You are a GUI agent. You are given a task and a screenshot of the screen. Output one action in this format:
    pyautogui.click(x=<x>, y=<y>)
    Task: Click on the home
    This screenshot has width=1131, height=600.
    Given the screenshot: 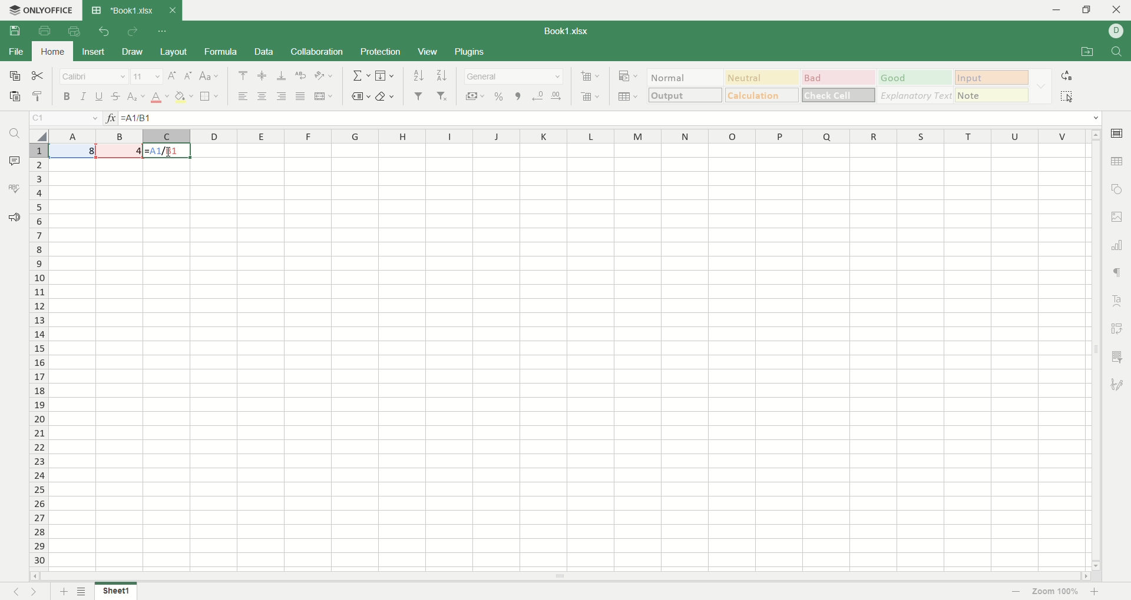 What is the action you would take?
    pyautogui.click(x=53, y=51)
    